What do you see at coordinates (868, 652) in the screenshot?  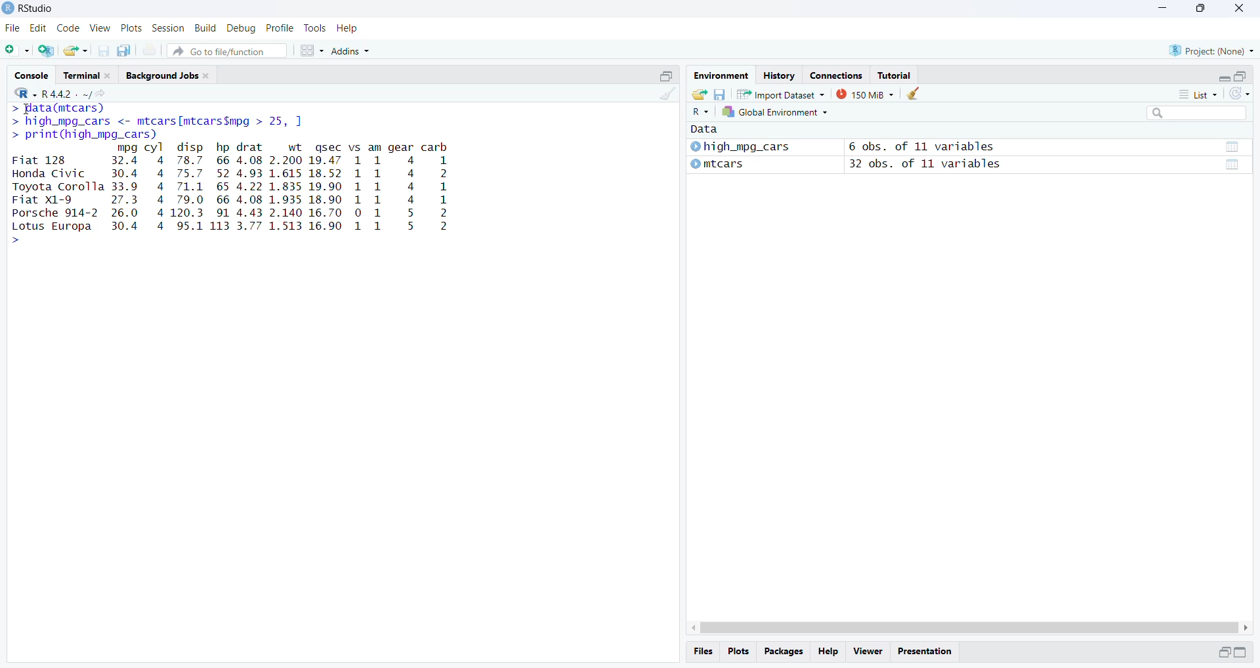 I see `Viewer` at bounding box center [868, 652].